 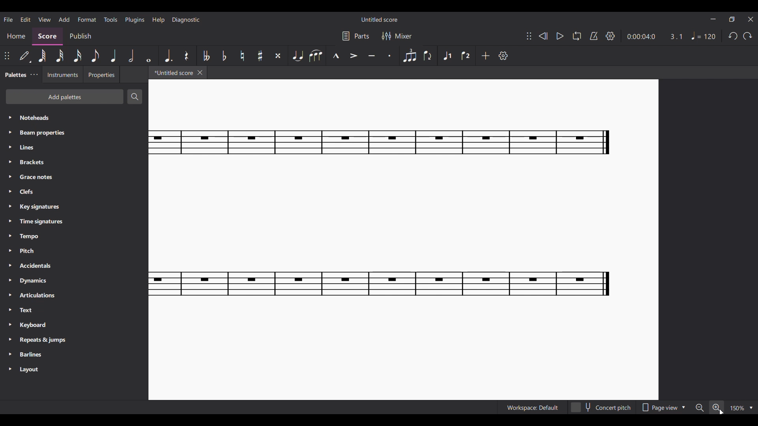 I want to click on Articulations, so click(x=74, y=295).